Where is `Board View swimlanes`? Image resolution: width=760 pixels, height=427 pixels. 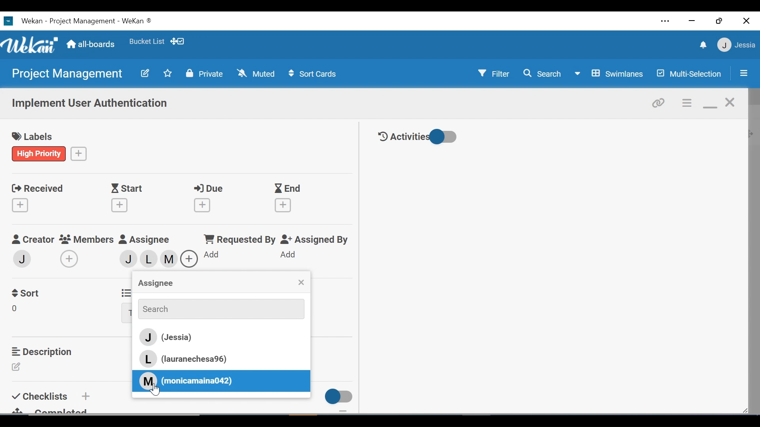 Board View swimlanes is located at coordinates (610, 73).